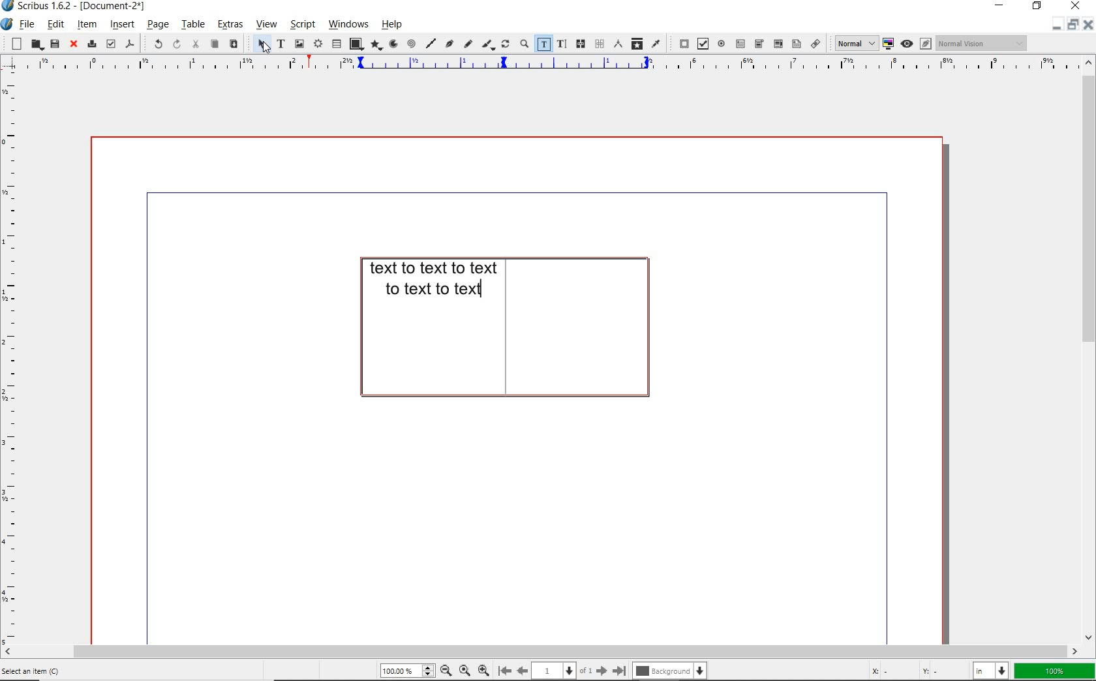 This screenshot has height=681, width=1096. I want to click on copy, so click(215, 45).